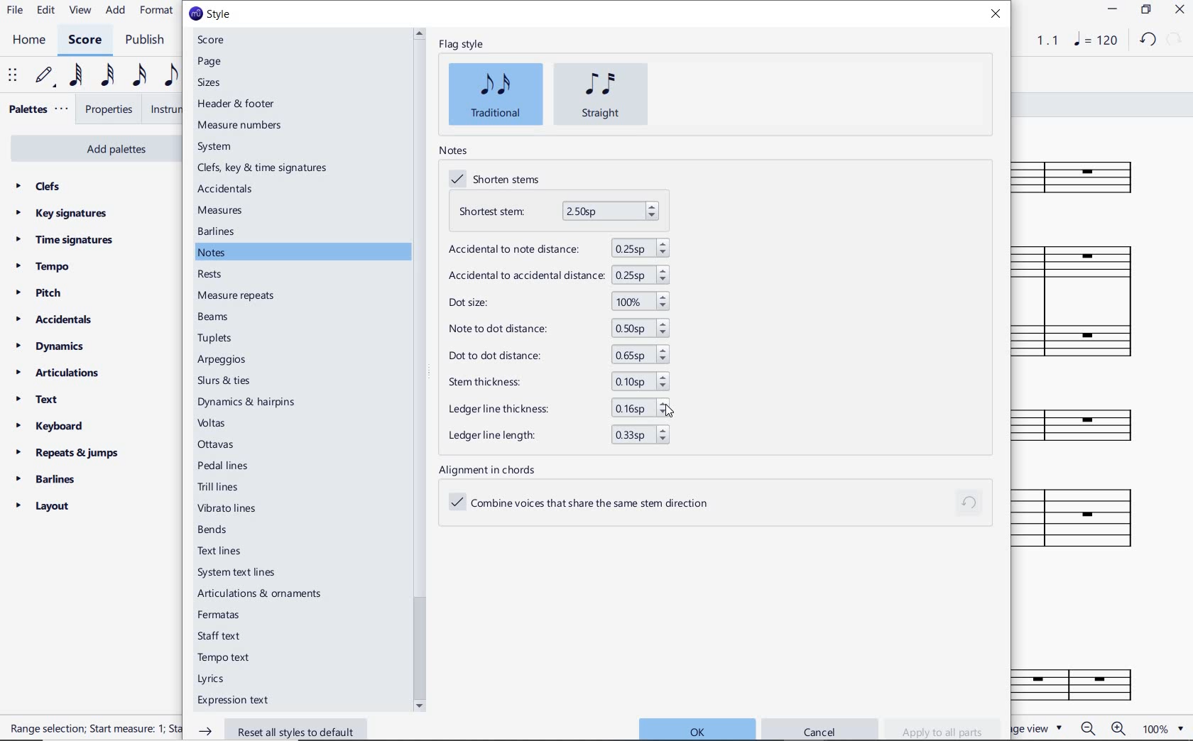 The image size is (1193, 741). Describe the element at coordinates (43, 506) in the screenshot. I see `layout` at that location.